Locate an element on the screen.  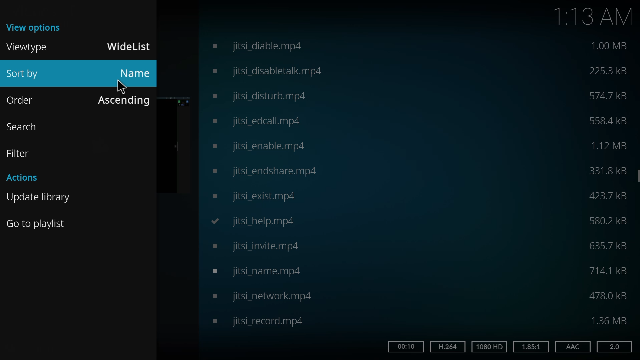
hd is located at coordinates (488, 347).